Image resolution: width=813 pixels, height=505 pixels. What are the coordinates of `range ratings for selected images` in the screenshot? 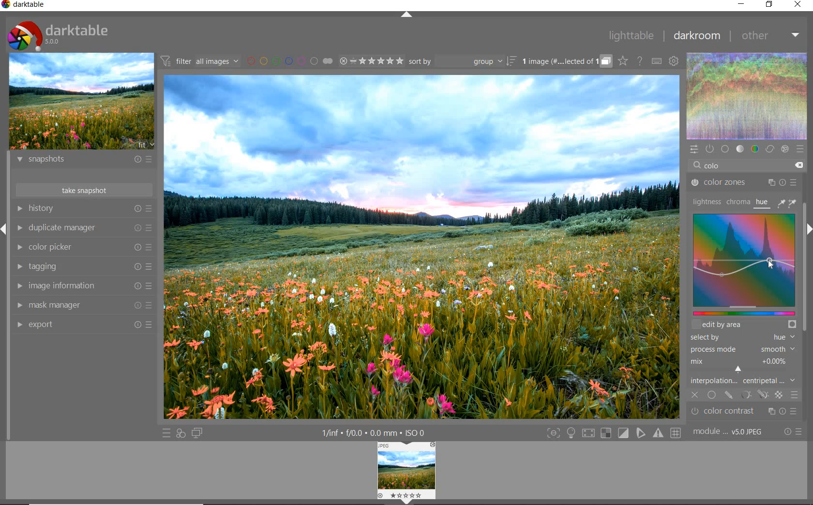 It's located at (372, 61).